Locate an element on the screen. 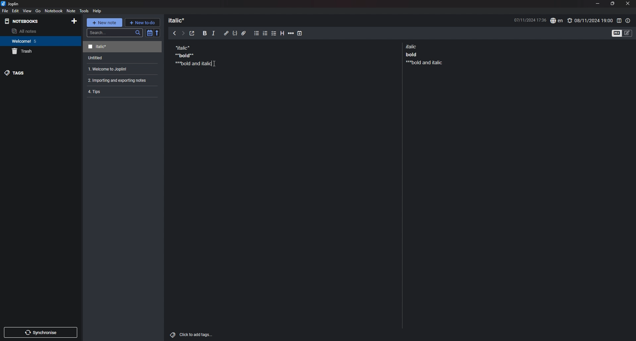  new note is located at coordinates (104, 23).